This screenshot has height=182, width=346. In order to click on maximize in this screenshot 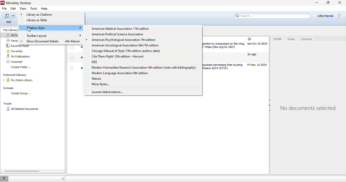, I will do `click(328, 4)`.